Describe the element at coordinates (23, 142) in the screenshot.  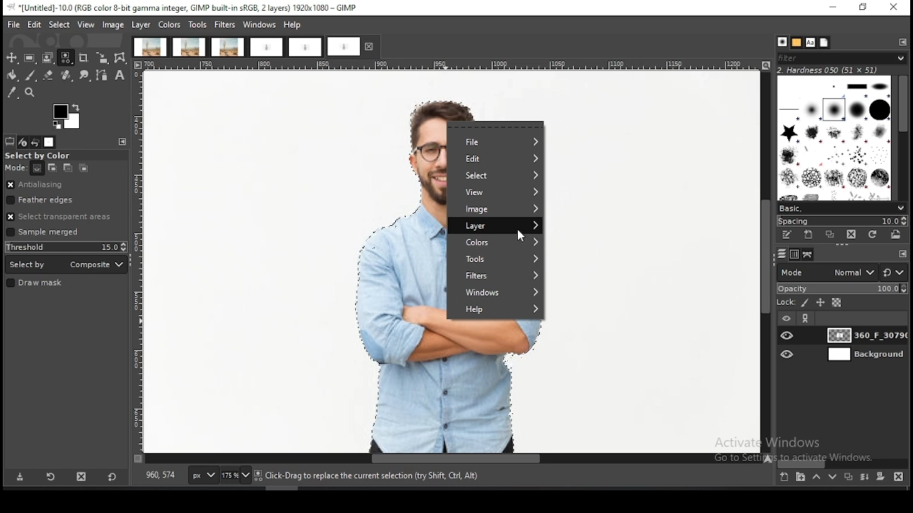
I see `device status` at that location.